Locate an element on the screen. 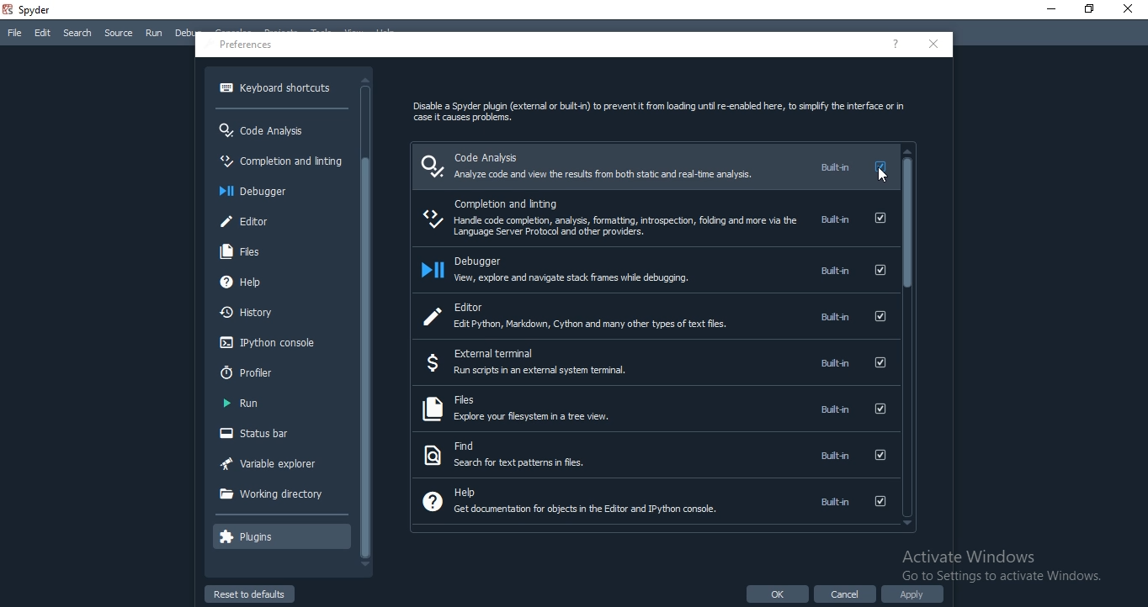 The width and height of the screenshot is (1148, 607). debugger is located at coordinates (277, 190).